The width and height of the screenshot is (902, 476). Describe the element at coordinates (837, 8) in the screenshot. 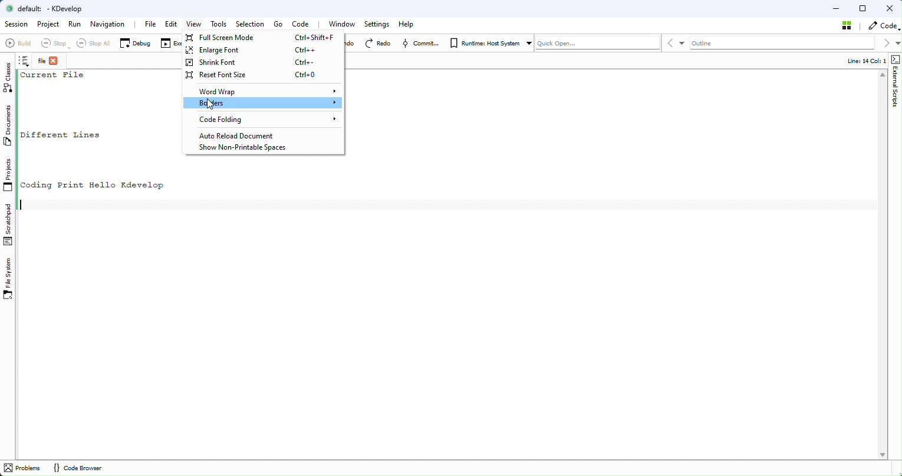

I see `Minimize` at that location.